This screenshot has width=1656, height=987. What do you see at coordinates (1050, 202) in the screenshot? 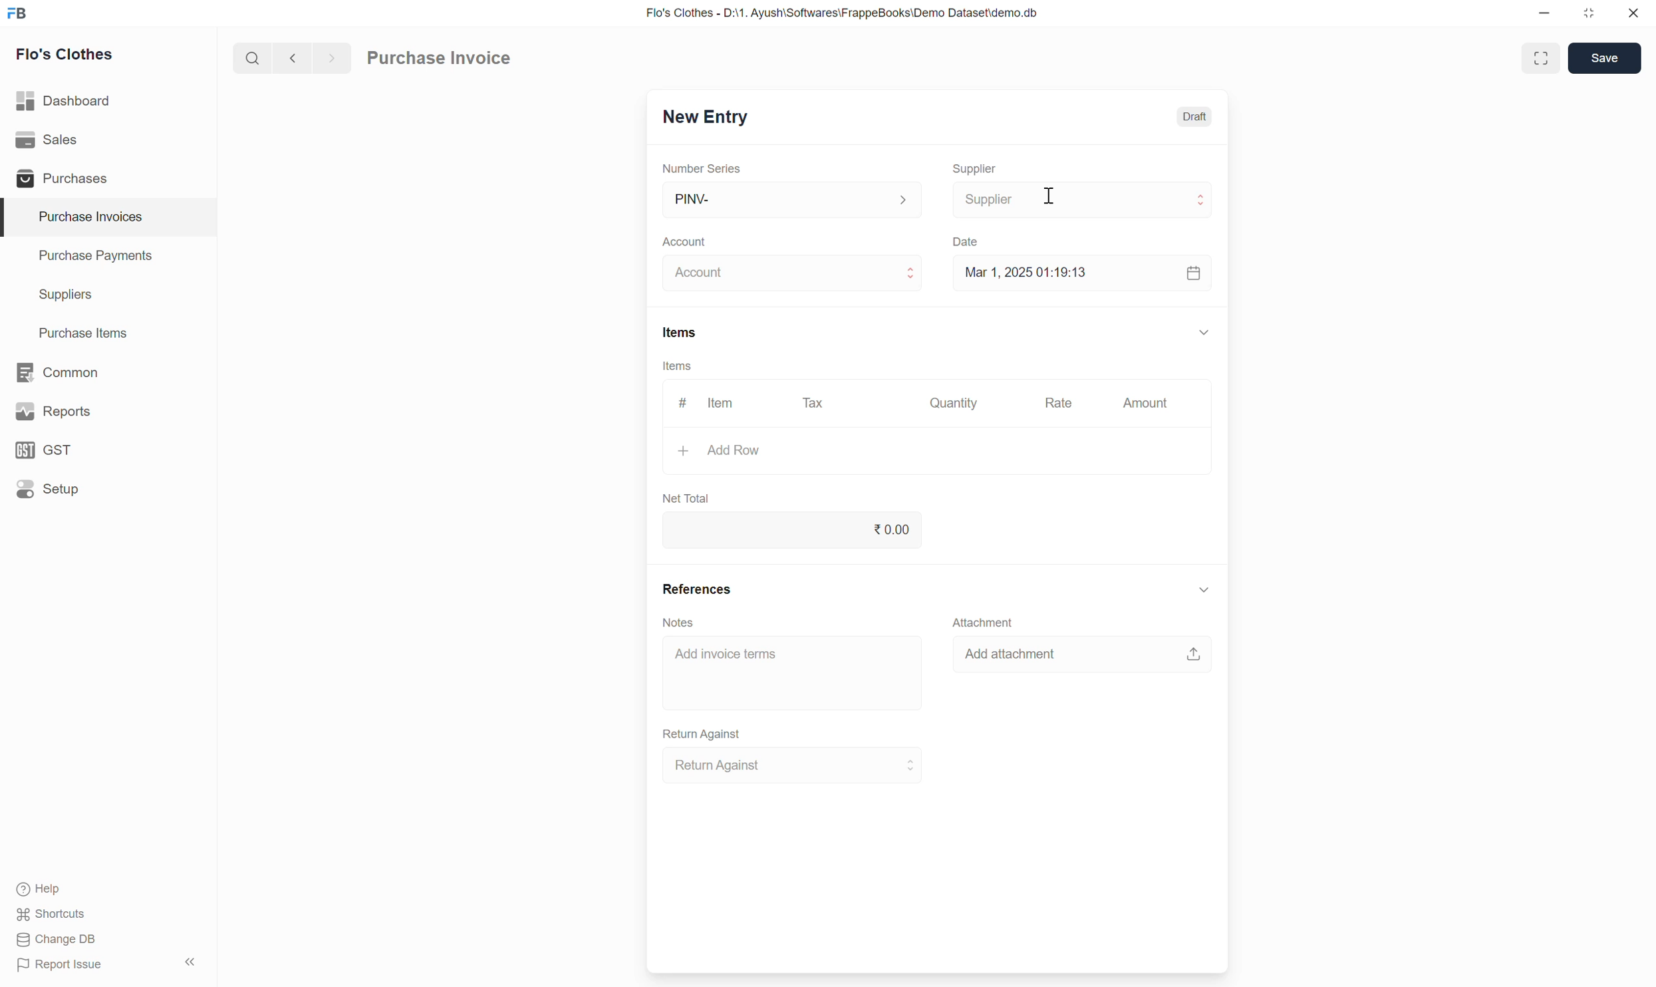
I see `cursor` at bounding box center [1050, 202].